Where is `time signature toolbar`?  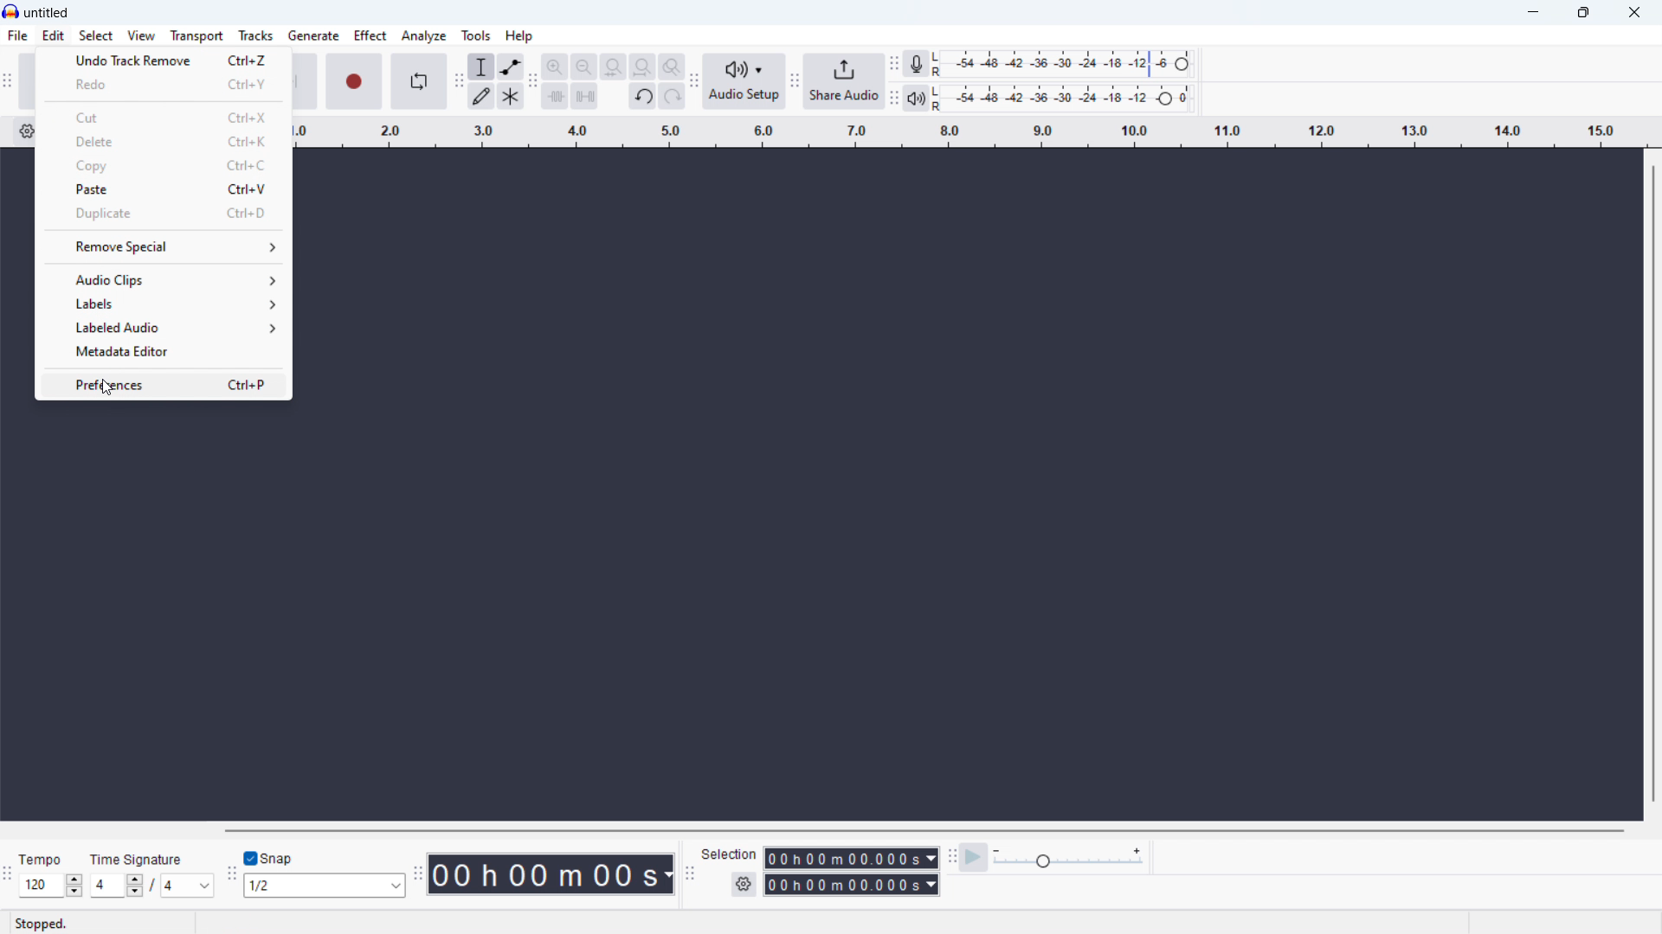
time signature toolbar is located at coordinates (9, 875).